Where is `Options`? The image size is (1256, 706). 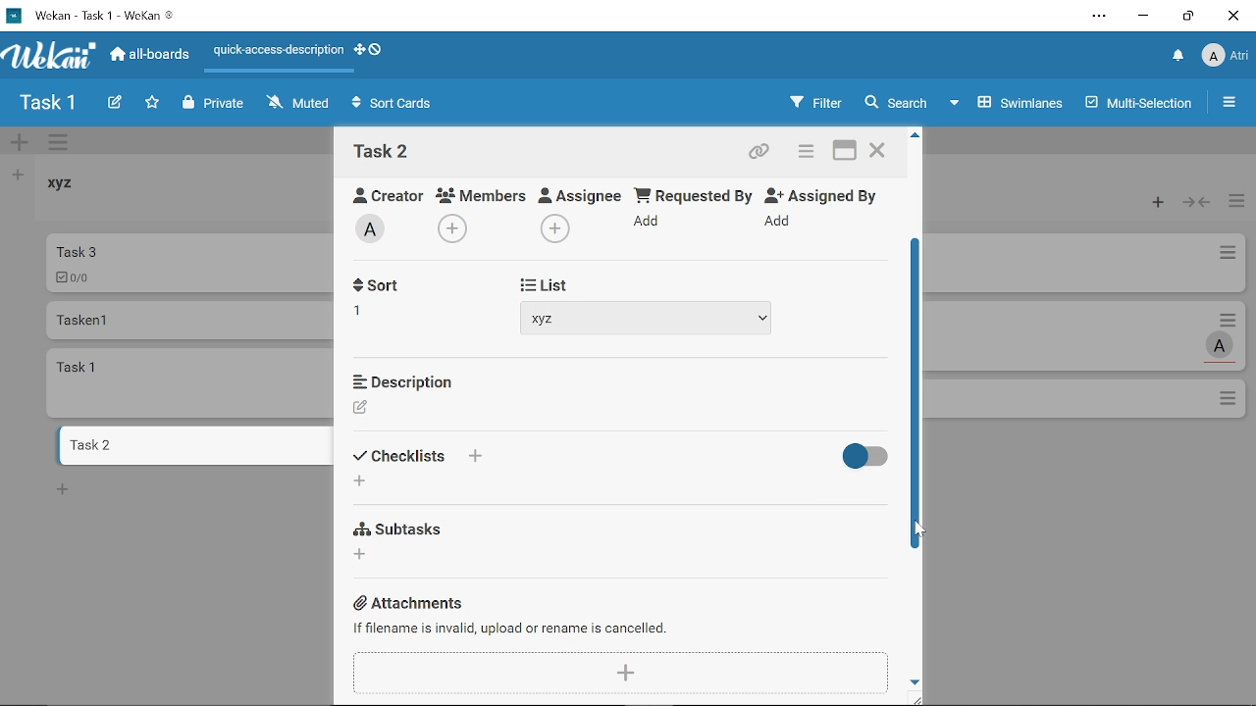
Options is located at coordinates (1230, 400).